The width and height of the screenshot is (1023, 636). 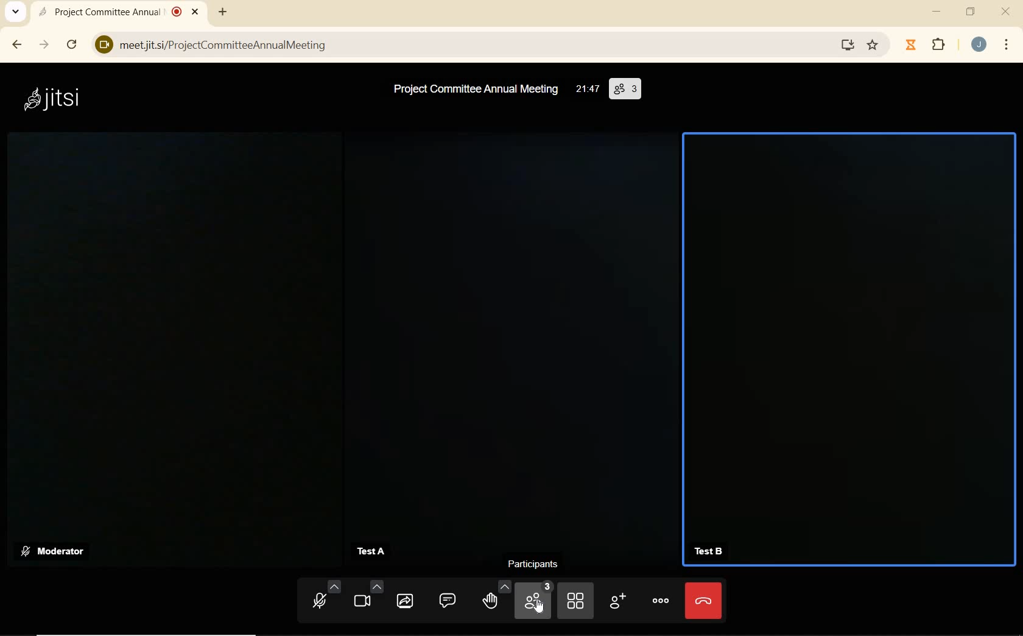 What do you see at coordinates (123, 13) in the screenshot?
I see `Project Committee Annual` at bounding box center [123, 13].